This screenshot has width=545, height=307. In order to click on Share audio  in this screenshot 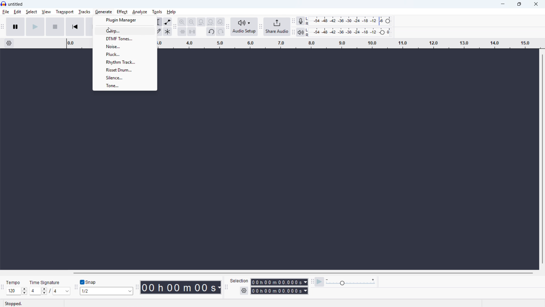, I will do `click(277, 27)`.